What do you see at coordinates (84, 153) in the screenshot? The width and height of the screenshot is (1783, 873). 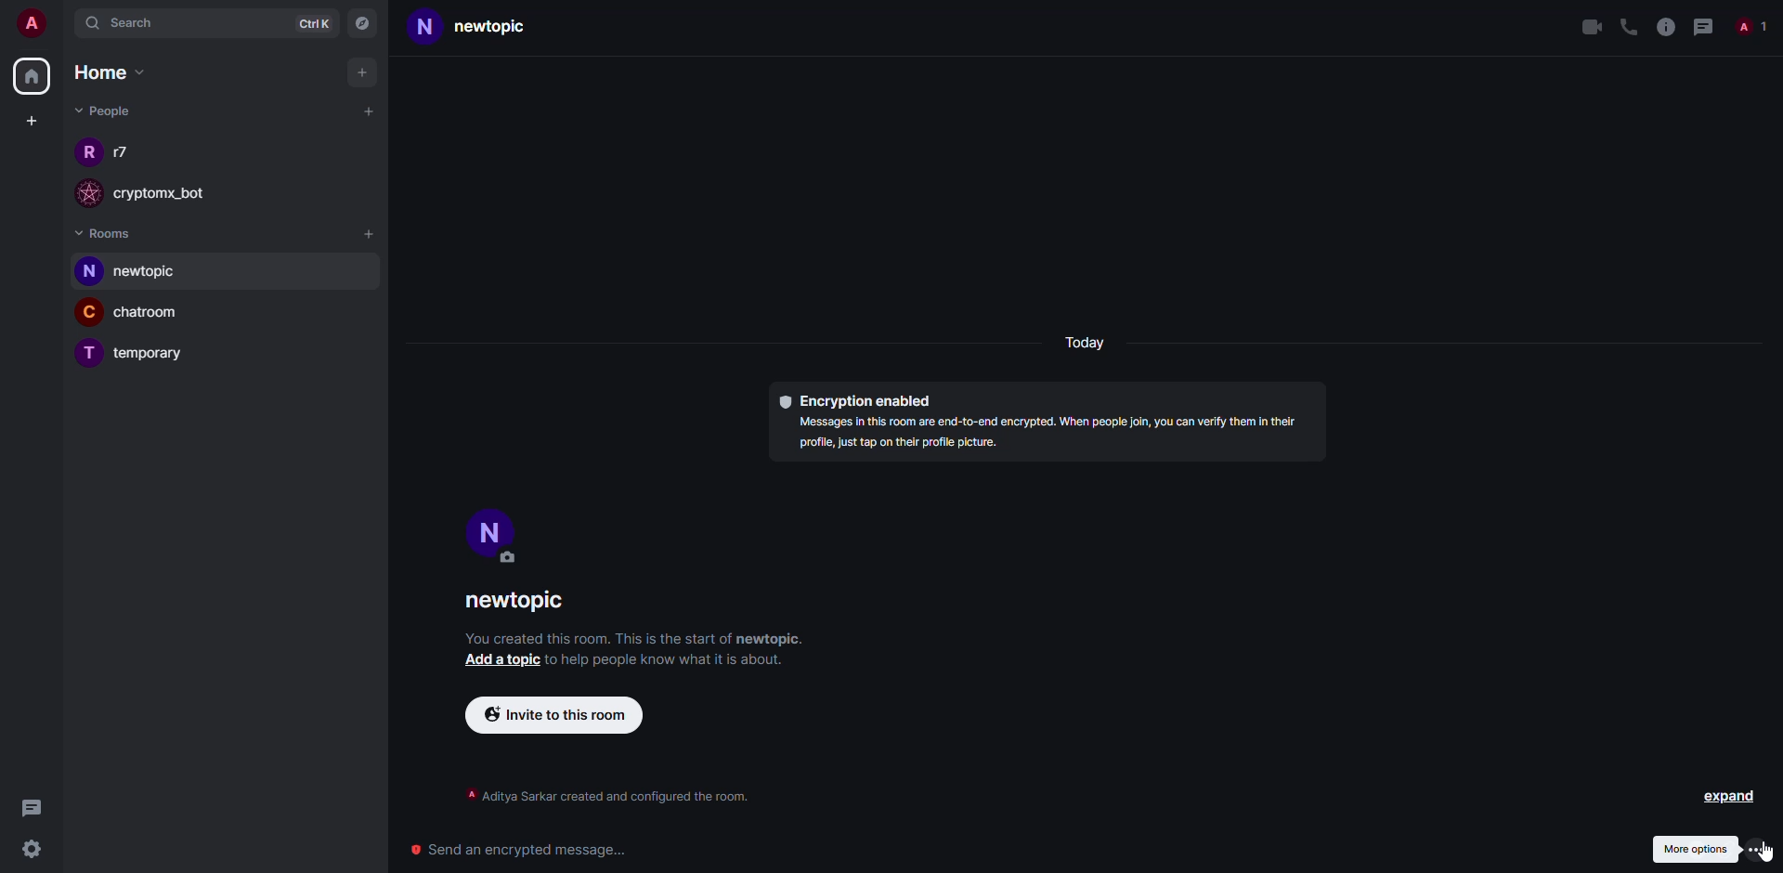 I see `R` at bounding box center [84, 153].